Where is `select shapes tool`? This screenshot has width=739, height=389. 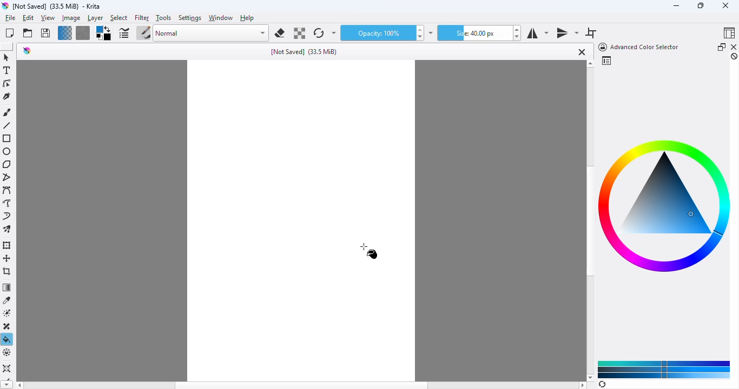 select shapes tool is located at coordinates (6, 57).